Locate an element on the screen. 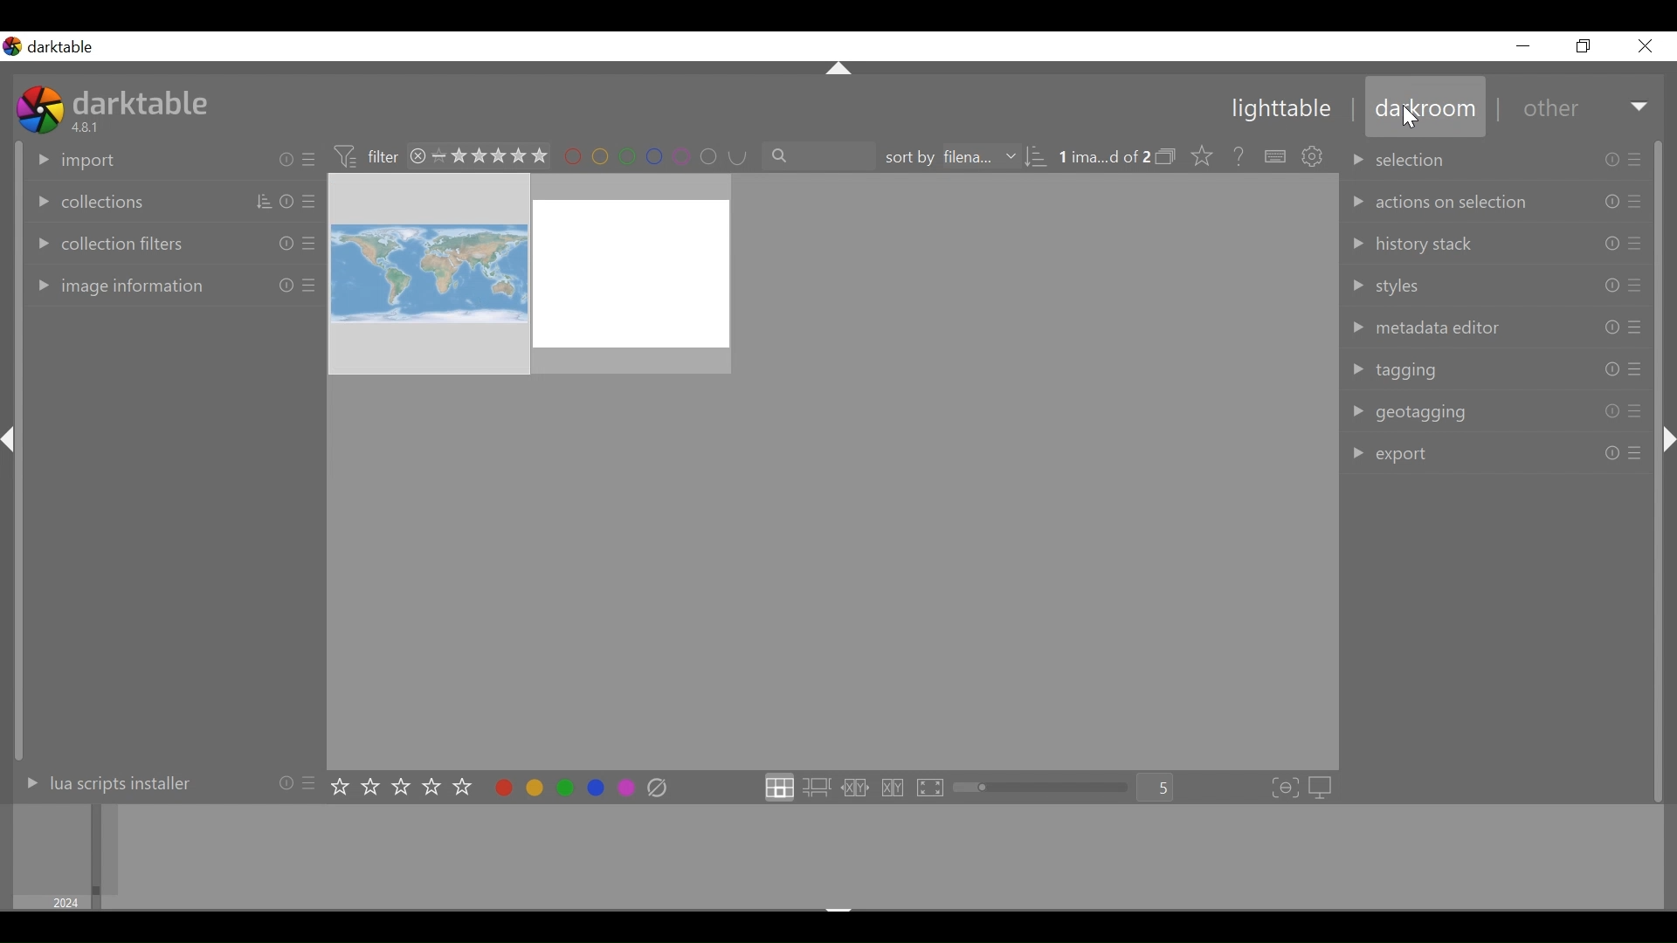 The width and height of the screenshot is (1677, 943). Minimize is located at coordinates (1523, 45).